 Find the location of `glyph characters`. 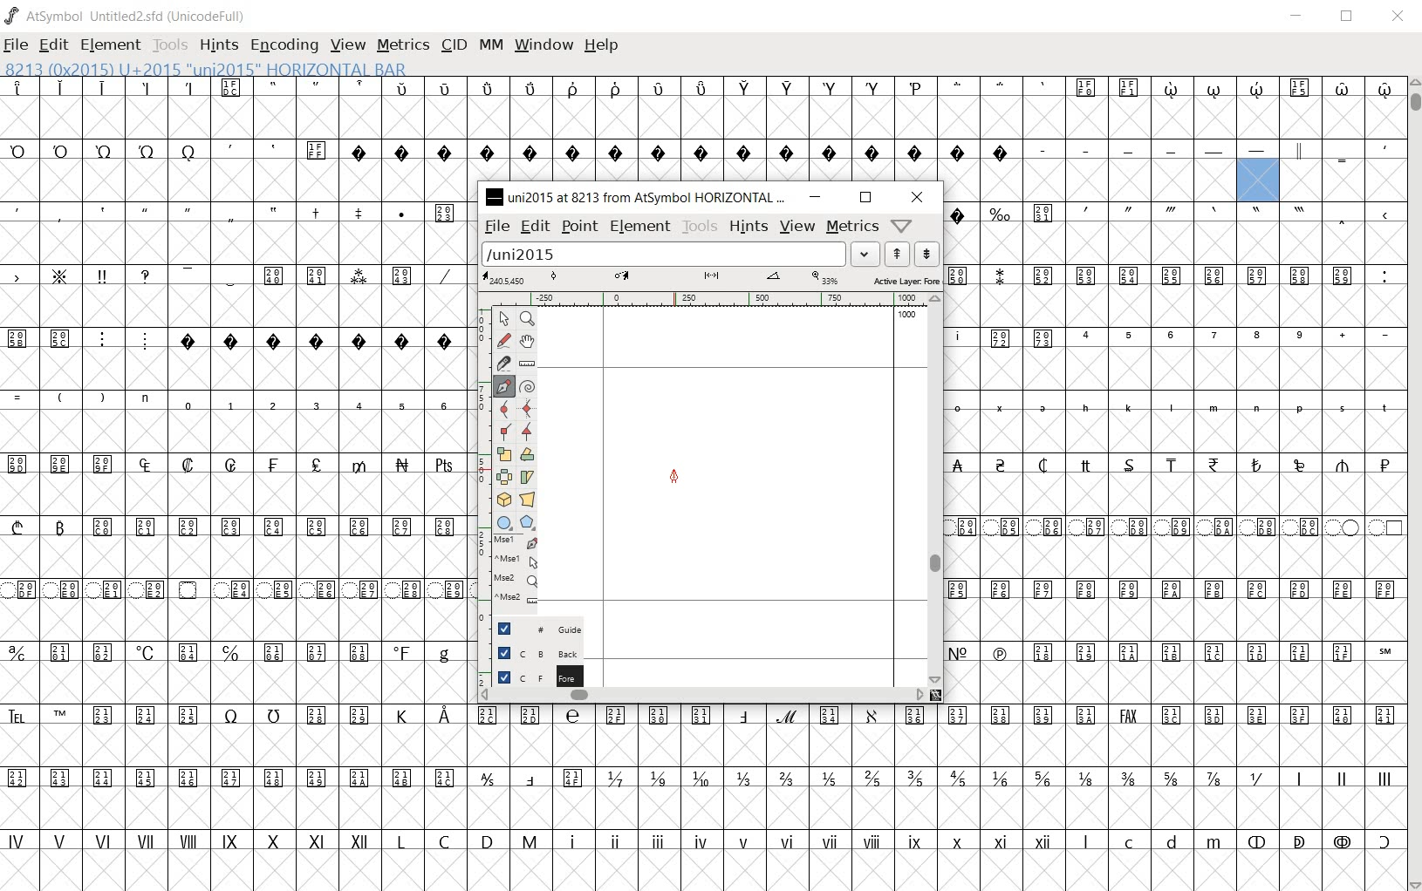

glyph characters is located at coordinates (939, 796).